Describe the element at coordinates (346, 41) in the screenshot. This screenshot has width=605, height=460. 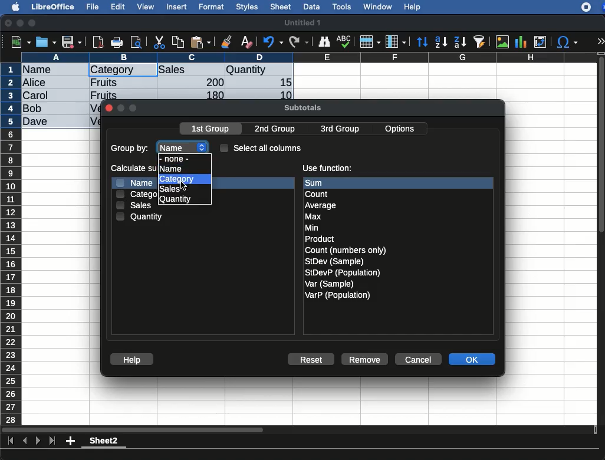
I see `spell check` at that location.